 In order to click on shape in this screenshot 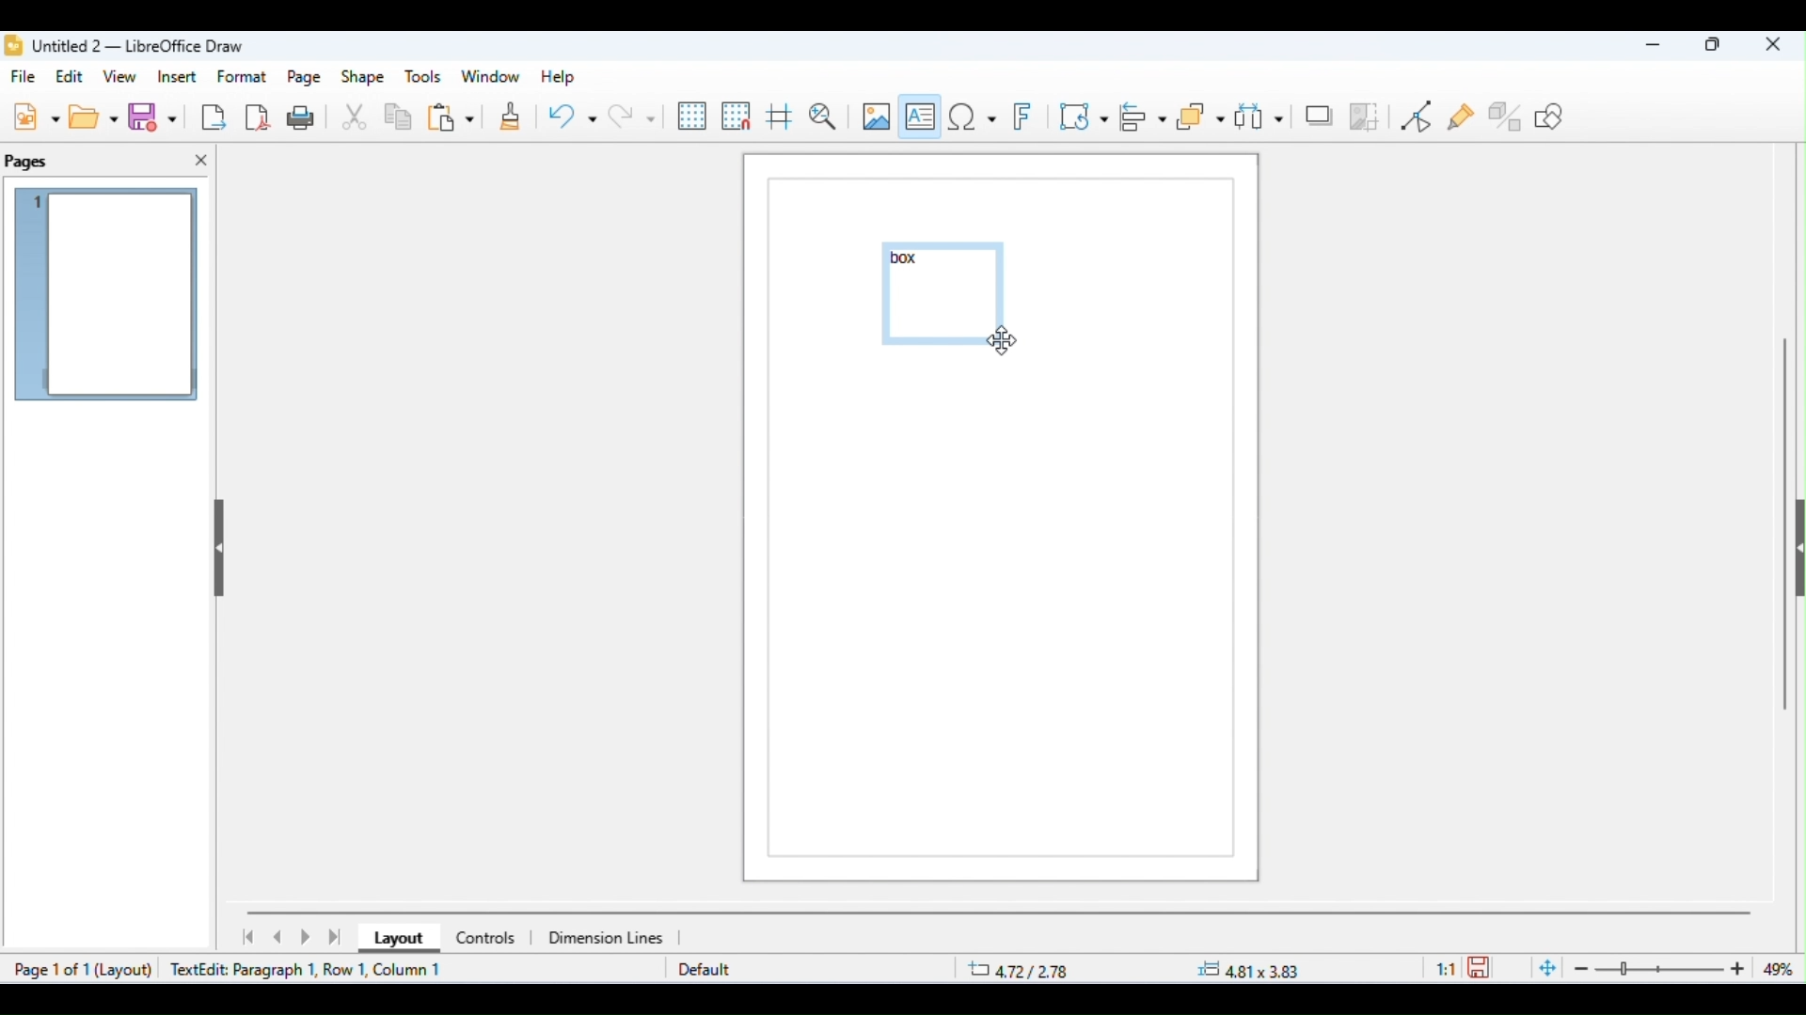, I will do `click(363, 78)`.